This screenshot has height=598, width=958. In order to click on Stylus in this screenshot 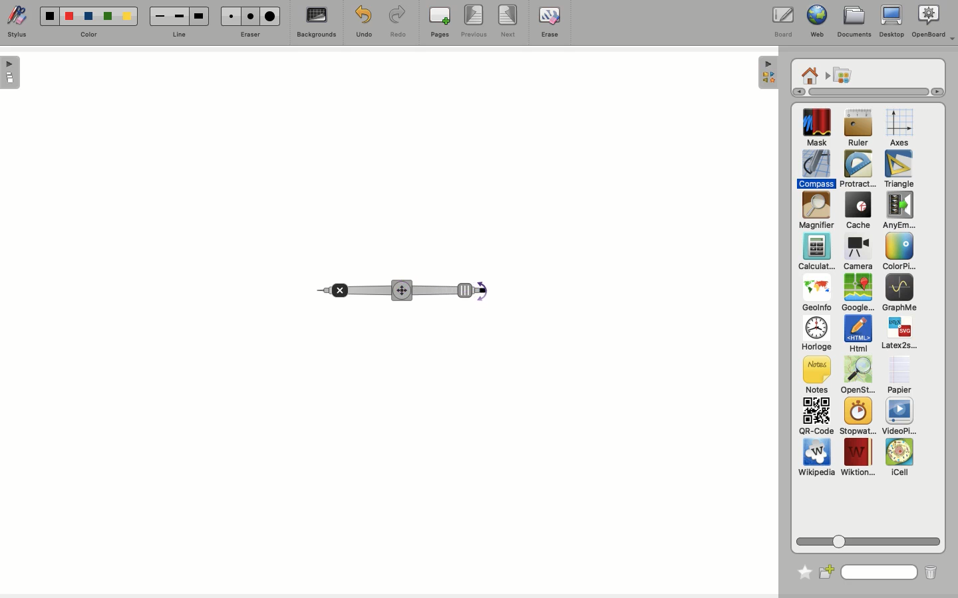, I will do `click(20, 23)`.